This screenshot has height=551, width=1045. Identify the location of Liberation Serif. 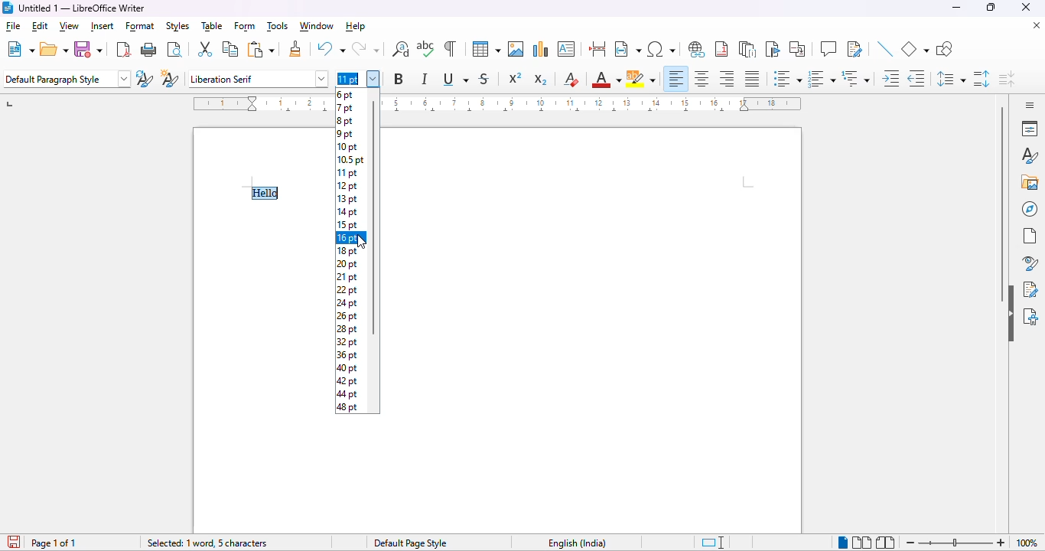
(259, 78).